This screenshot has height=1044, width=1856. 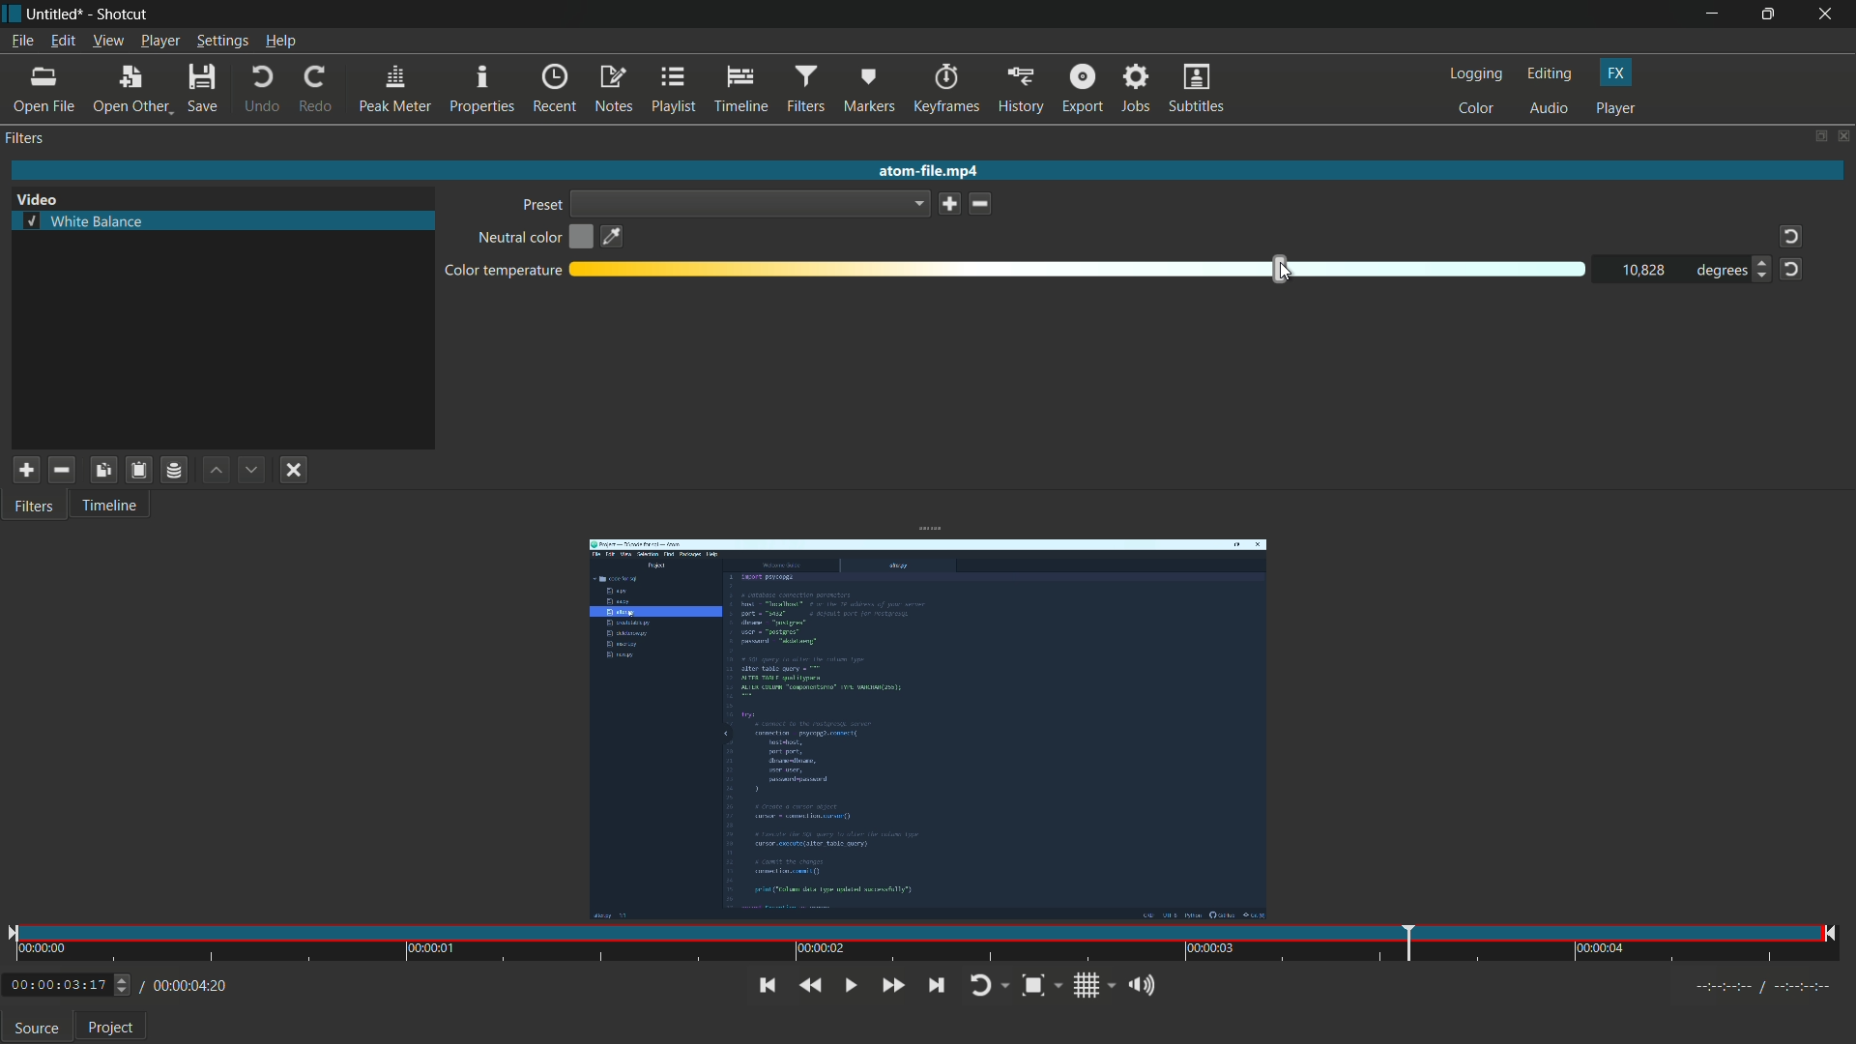 What do you see at coordinates (1550, 75) in the screenshot?
I see `editing` at bounding box center [1550, 75].